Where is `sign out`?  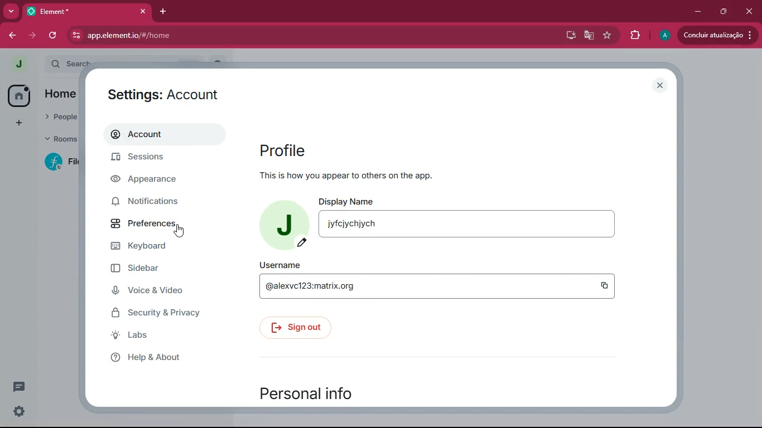
sign out is located at coordinates (299, 328).